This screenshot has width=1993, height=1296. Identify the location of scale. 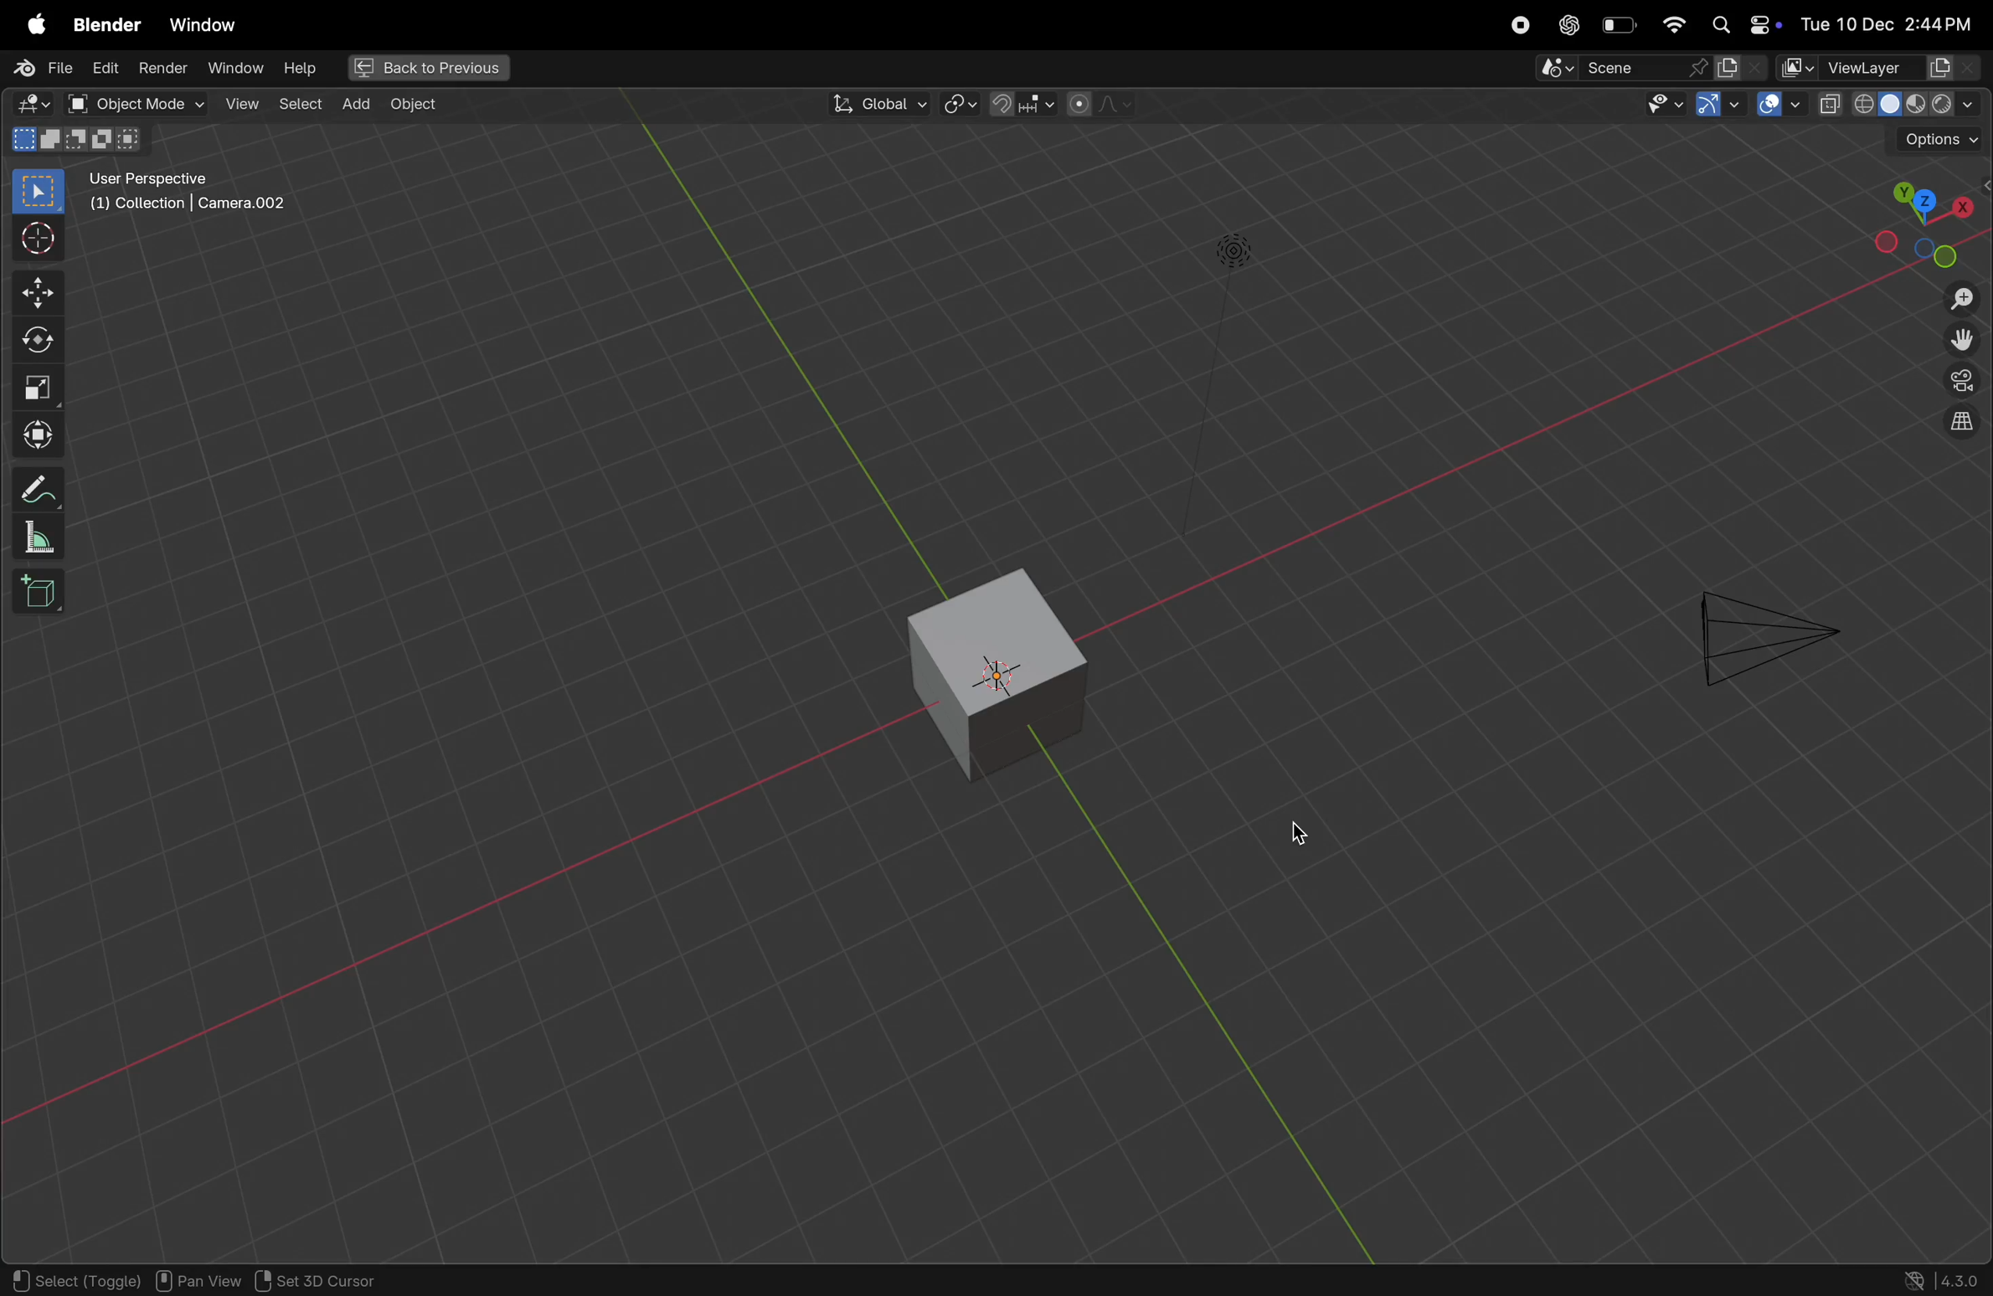
(34, 386).